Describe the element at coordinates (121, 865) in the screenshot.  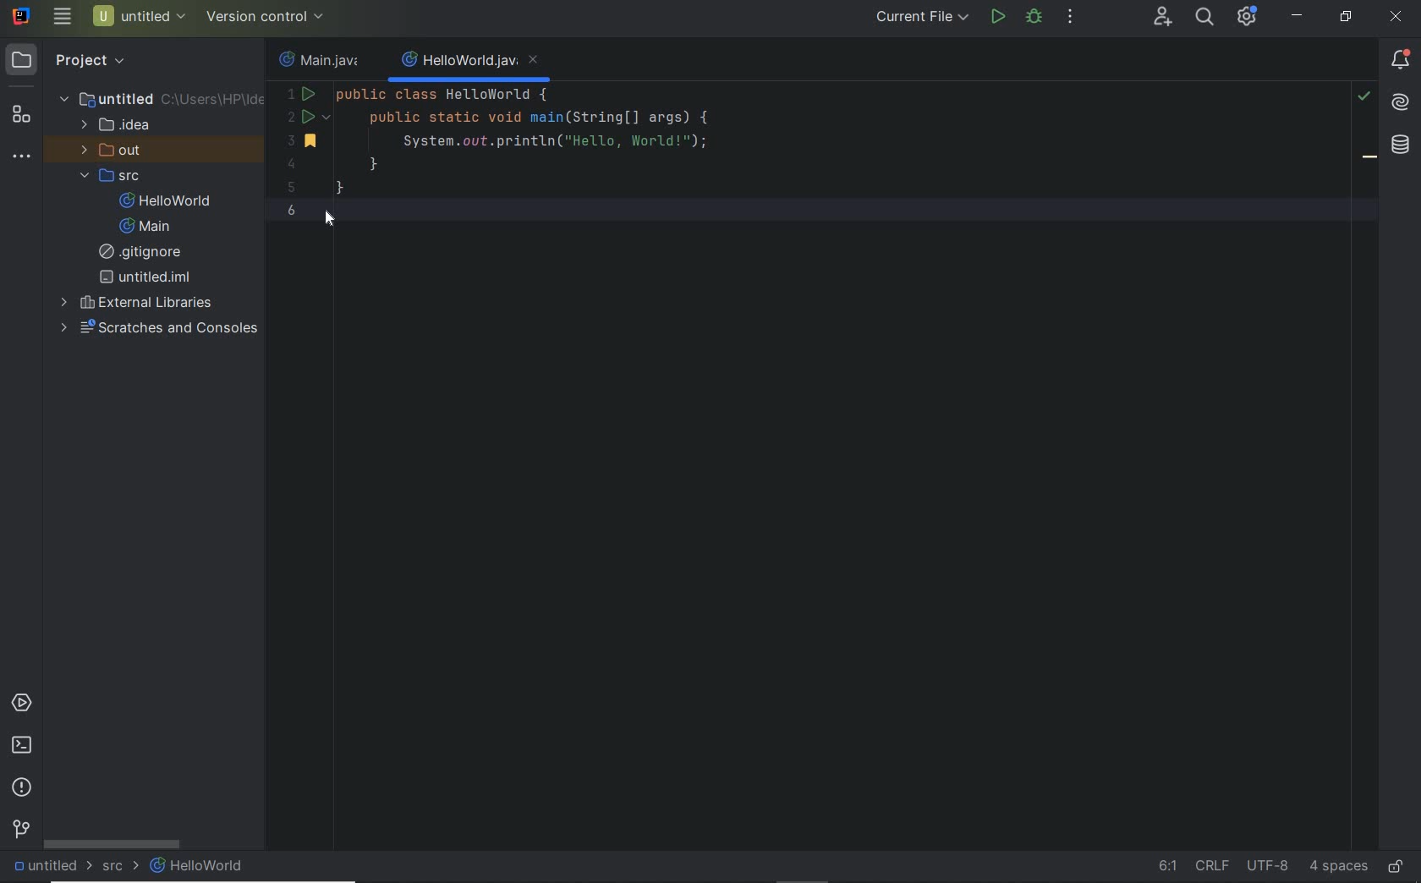
I see `src` at that location.